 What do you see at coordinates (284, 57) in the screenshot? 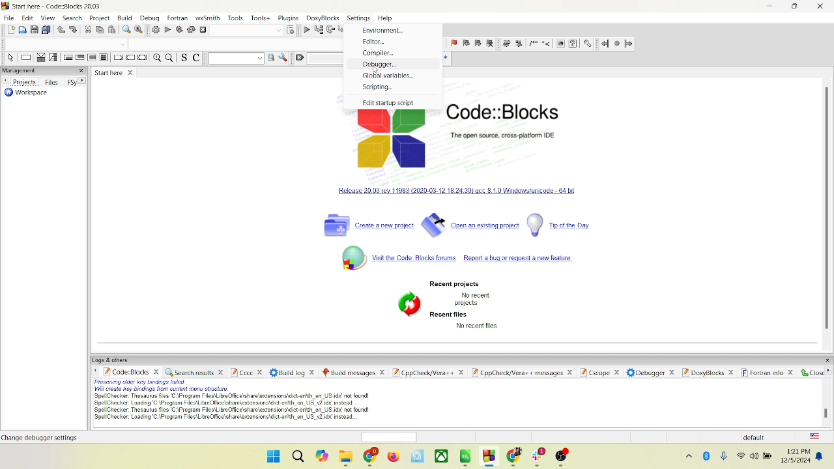
I see `option window` at bounding box center [284, 57].